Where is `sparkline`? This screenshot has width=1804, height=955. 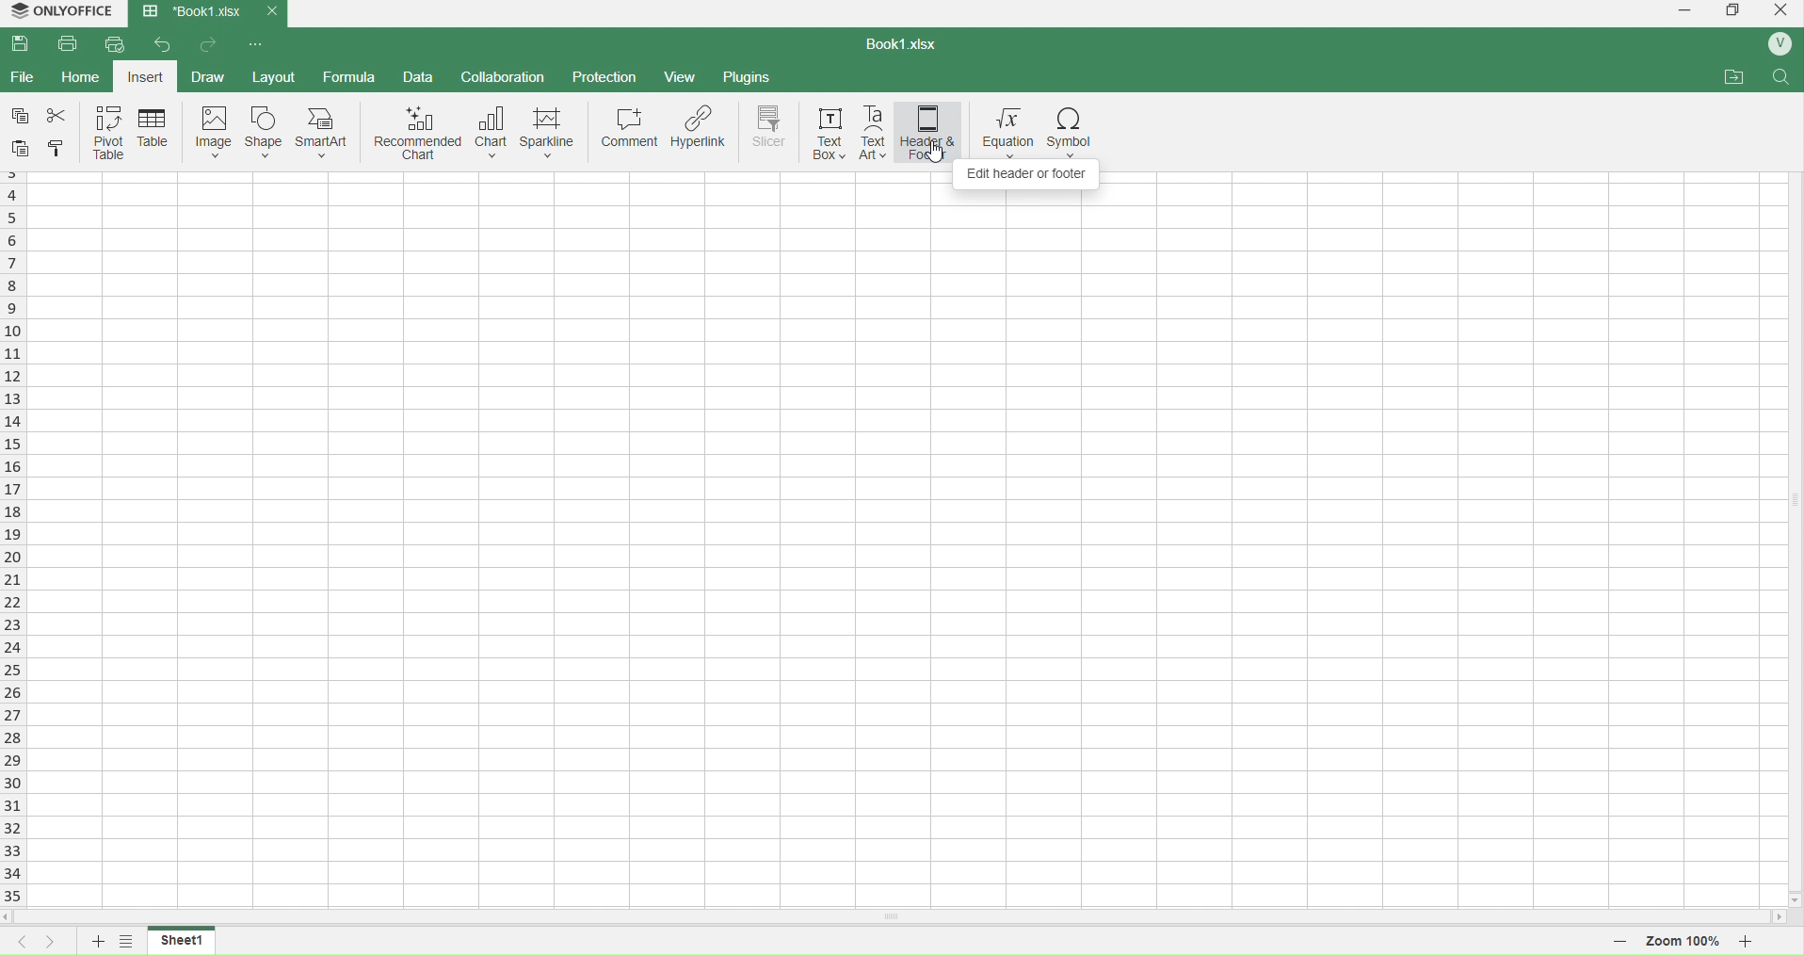
sparkline is located at coordinates (548, 134).